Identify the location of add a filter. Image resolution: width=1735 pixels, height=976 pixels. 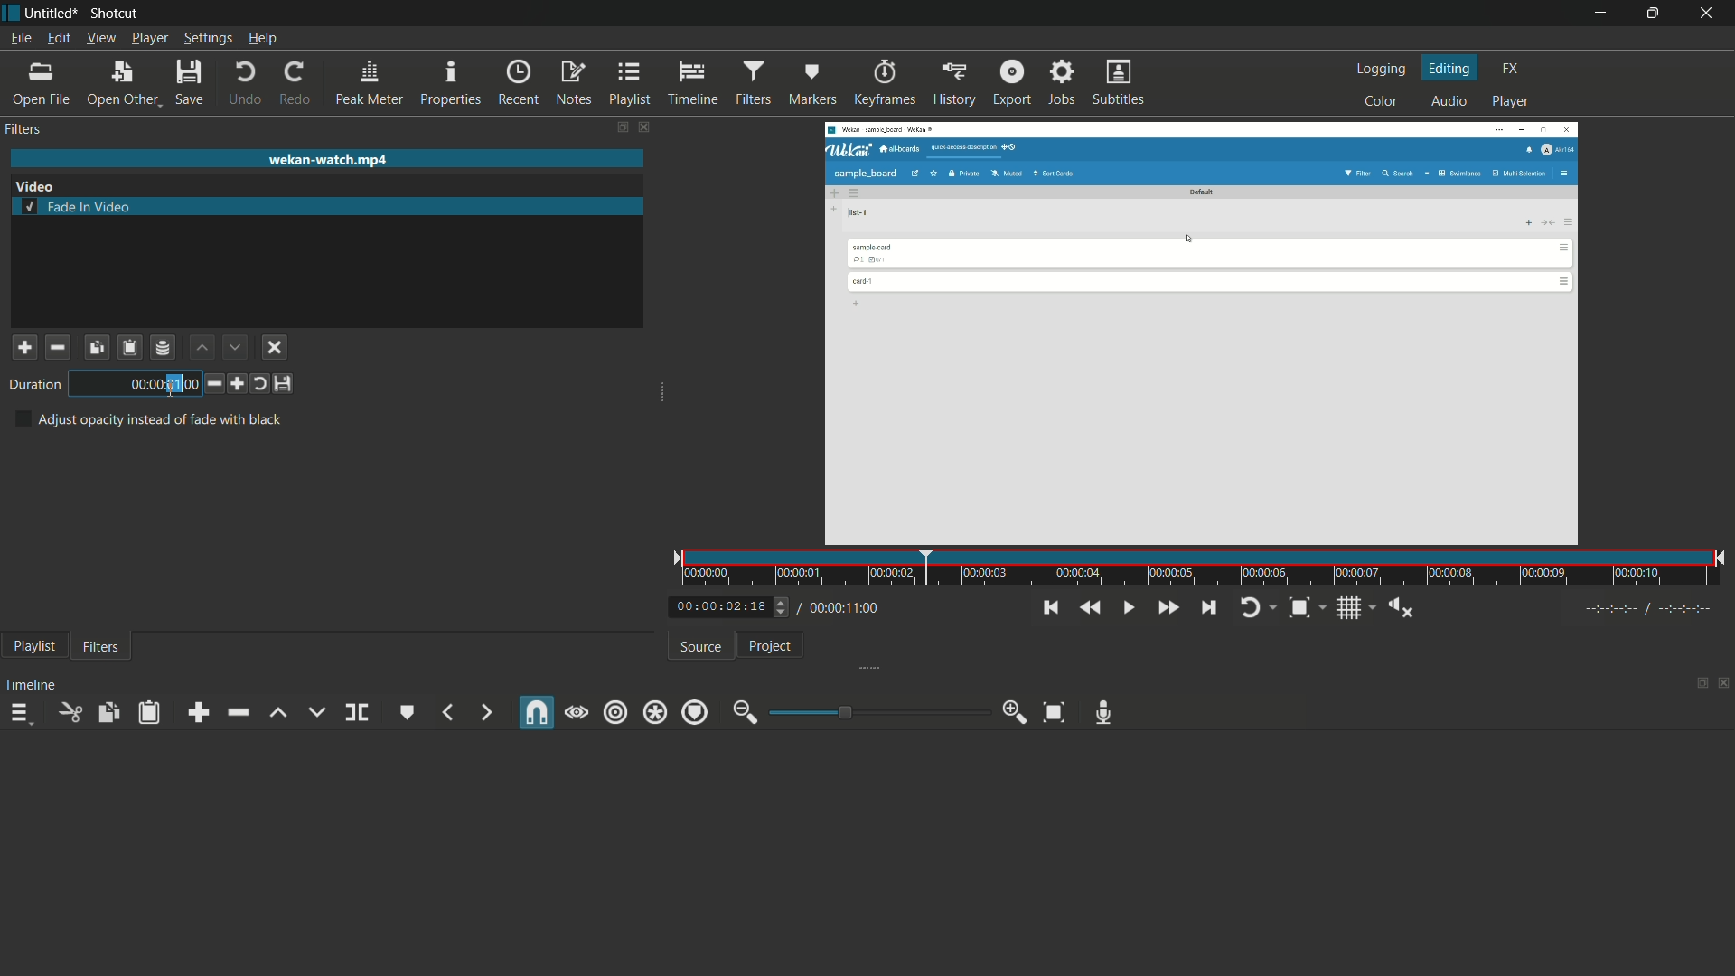
(23, 347).